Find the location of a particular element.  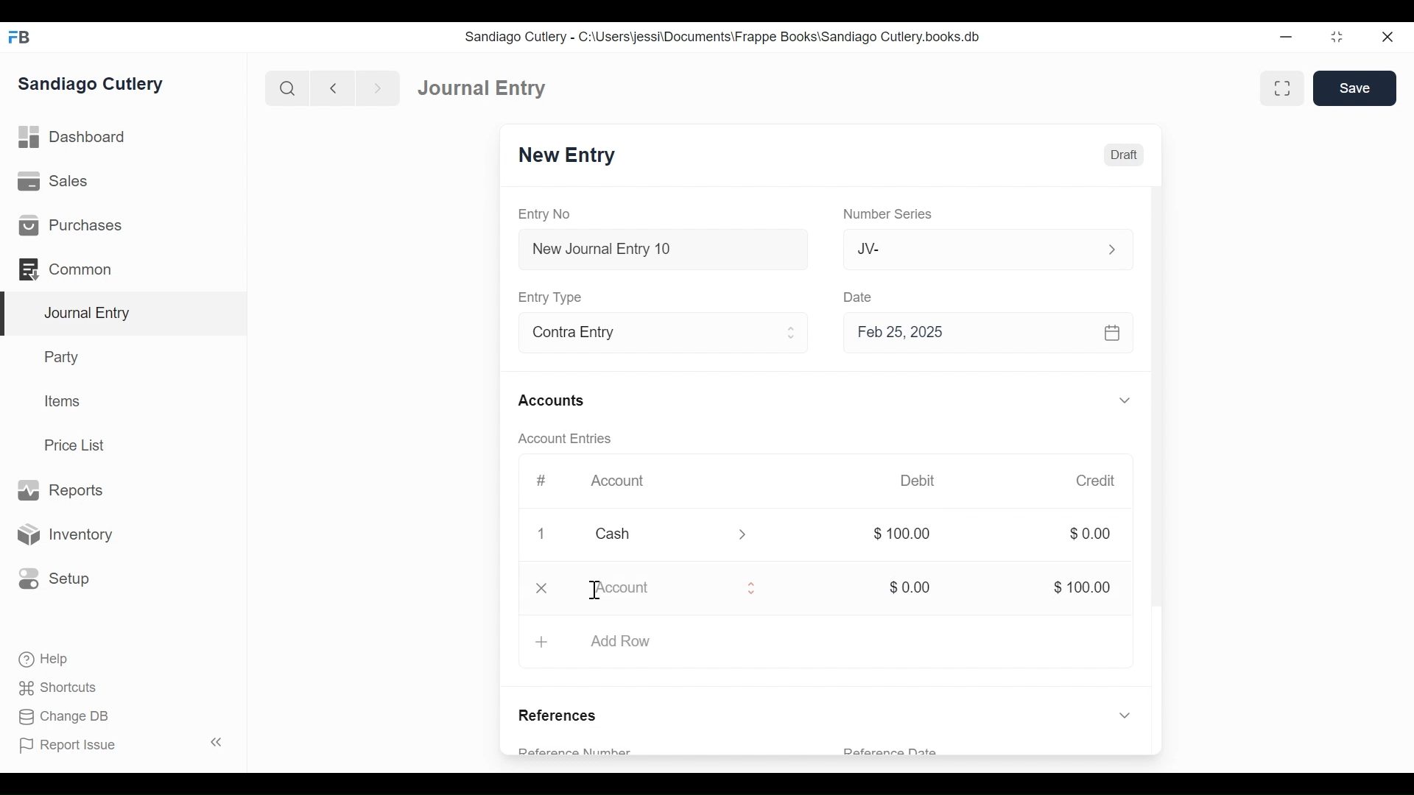

Cursor is located at coordinates (594, 590).